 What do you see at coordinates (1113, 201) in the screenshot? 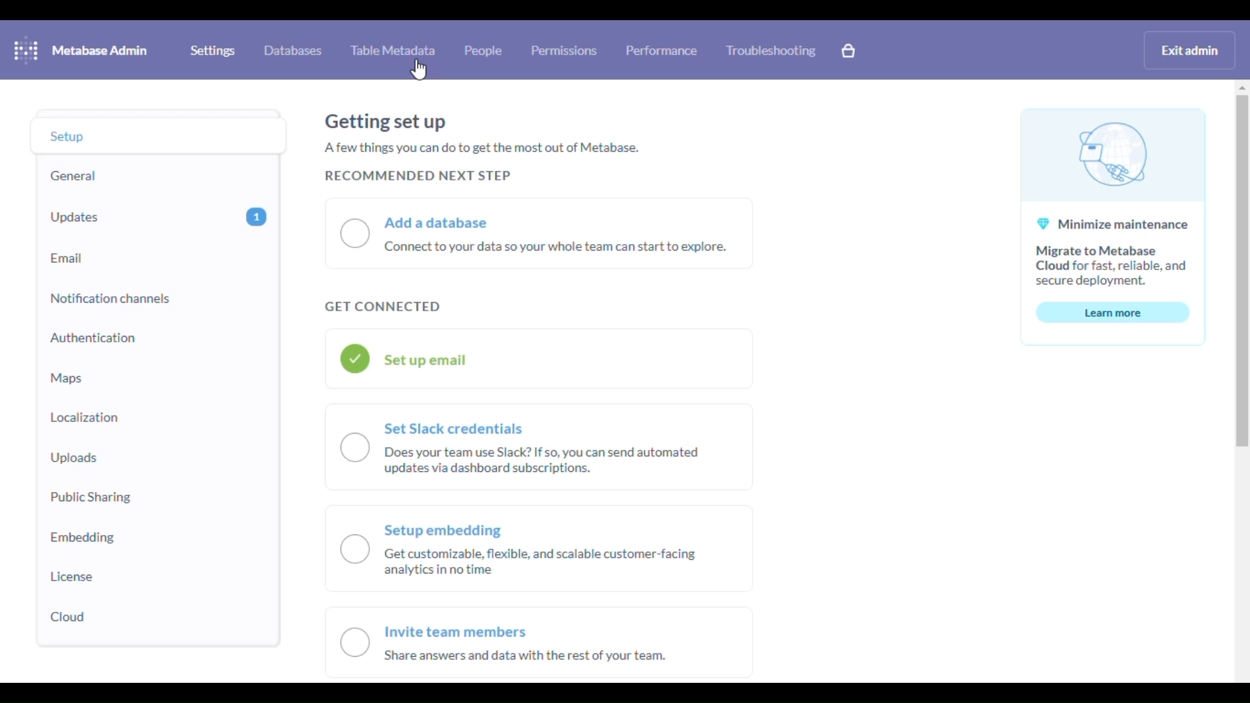
I see `minimize maintenance` at bounding box center [1113, 201].